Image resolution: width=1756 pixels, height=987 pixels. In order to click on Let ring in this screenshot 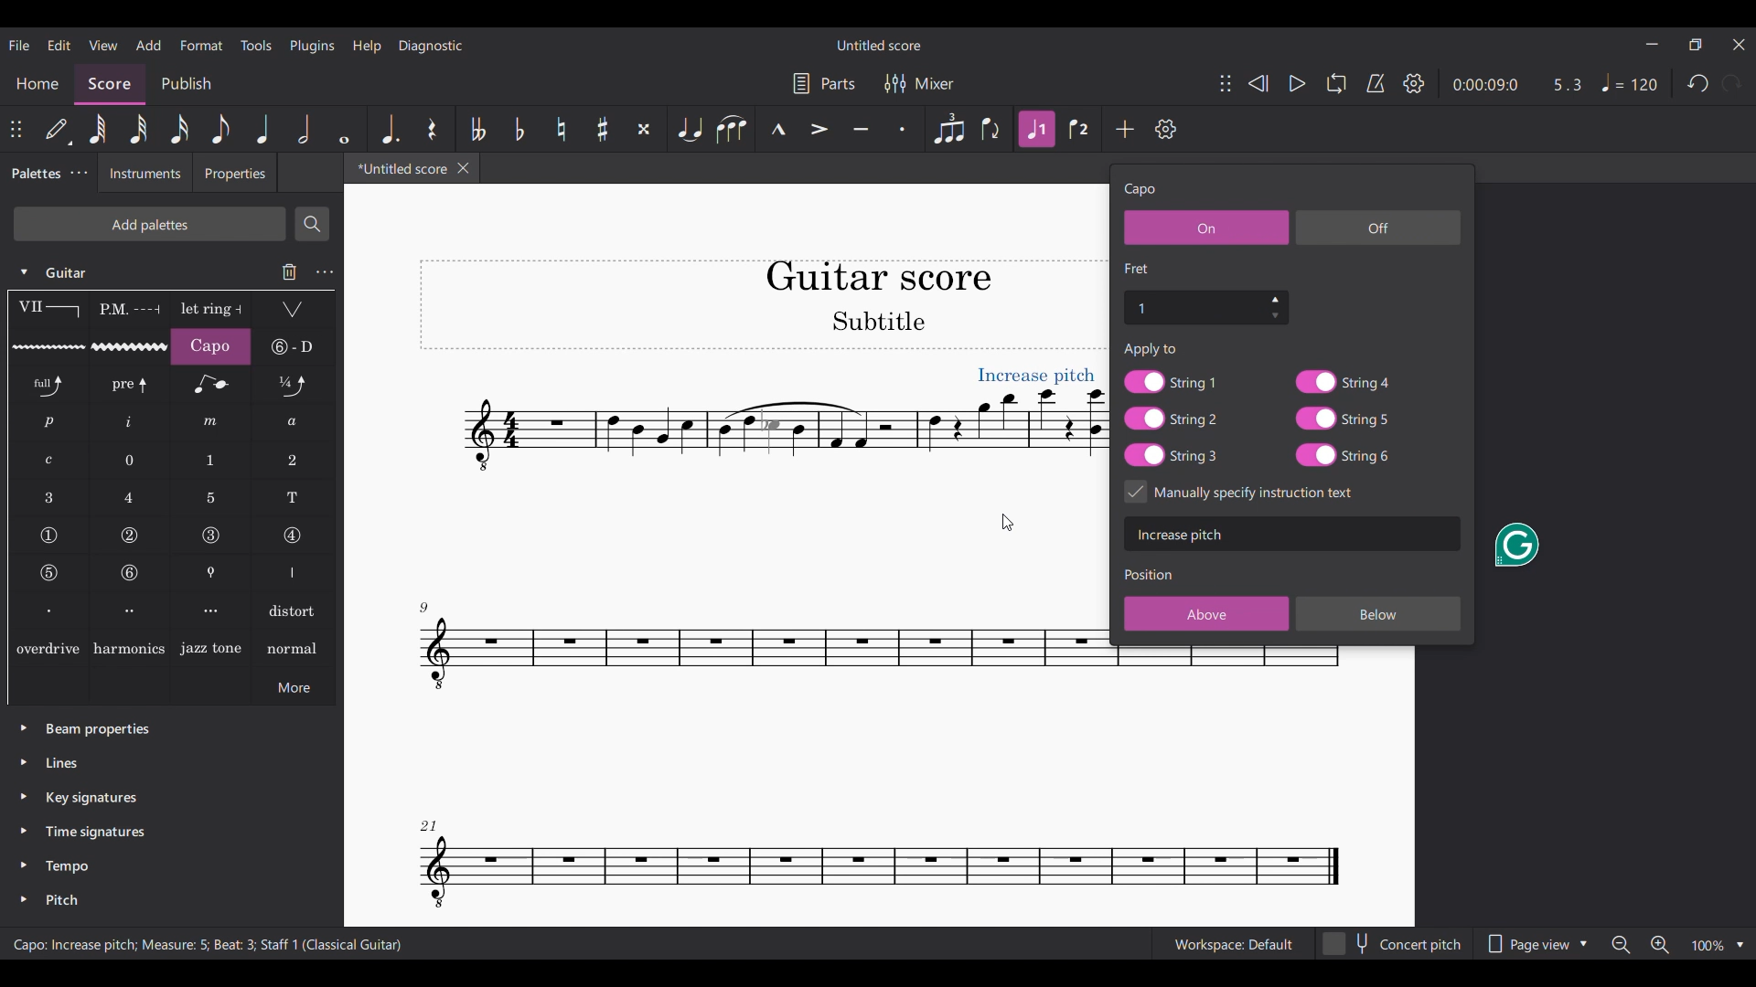, I will do `click(211, 310)`.